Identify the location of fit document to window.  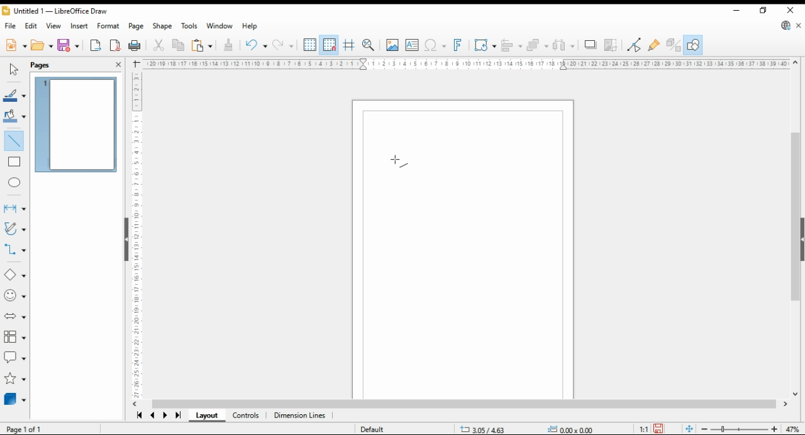
(689, 428).